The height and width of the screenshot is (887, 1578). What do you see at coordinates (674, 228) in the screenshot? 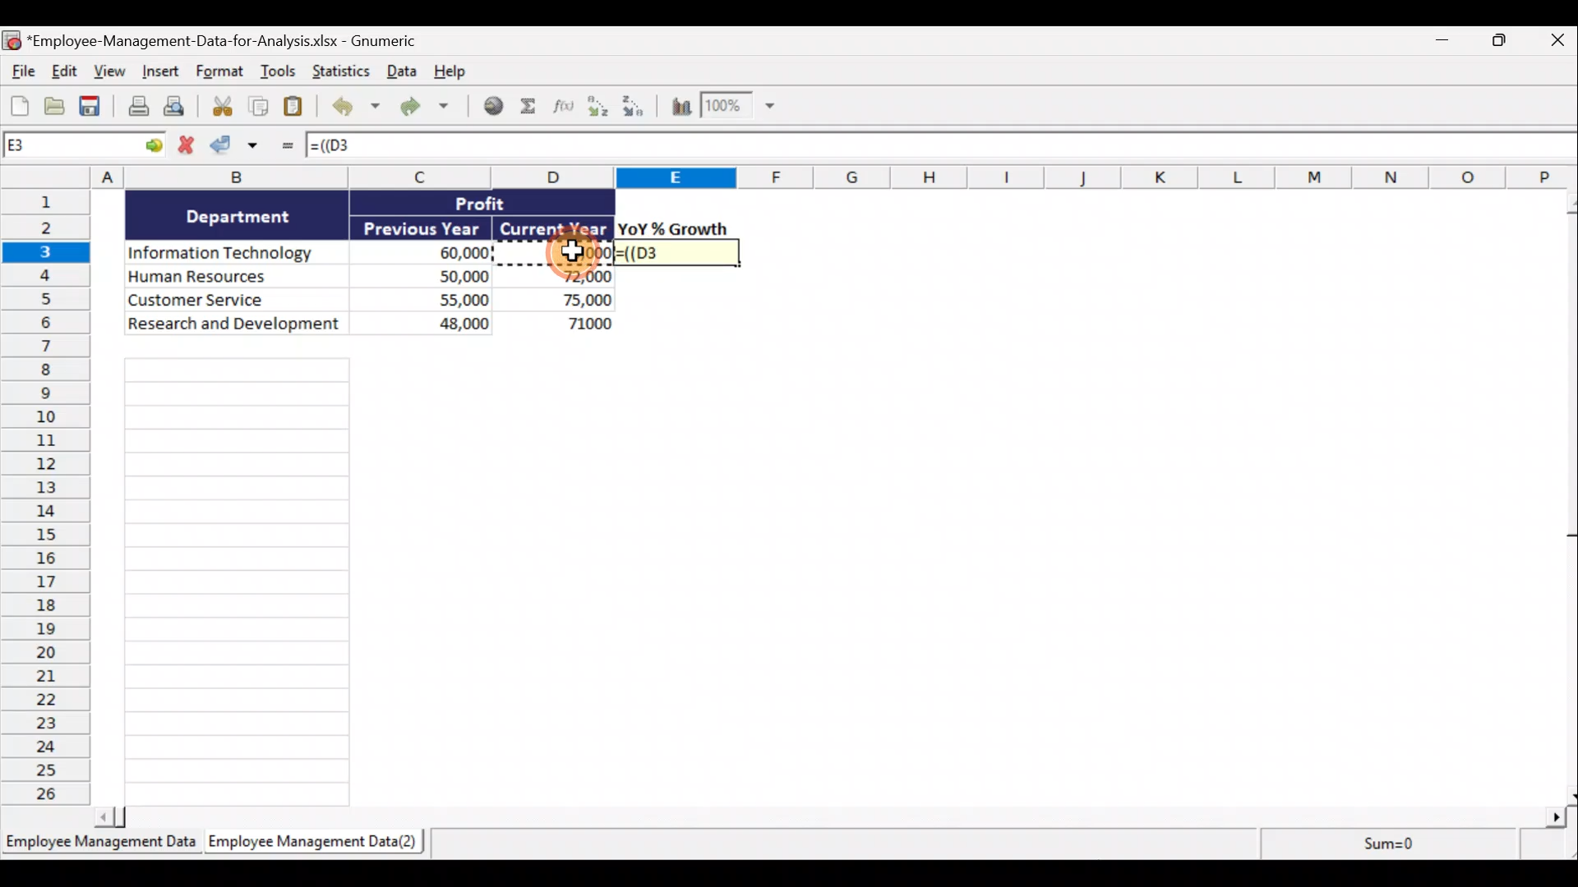
I see `YoY% Growth` at bounding box center [674, 228].